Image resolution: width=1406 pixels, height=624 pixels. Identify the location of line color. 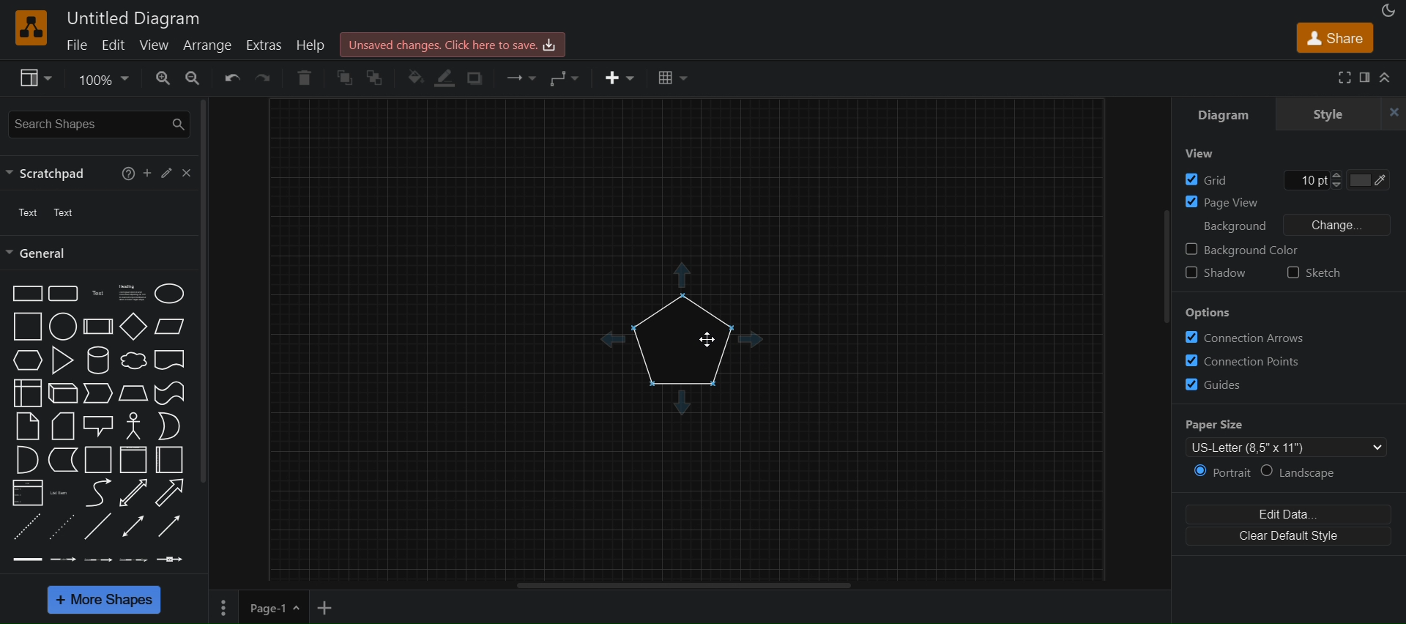
(445, 78).